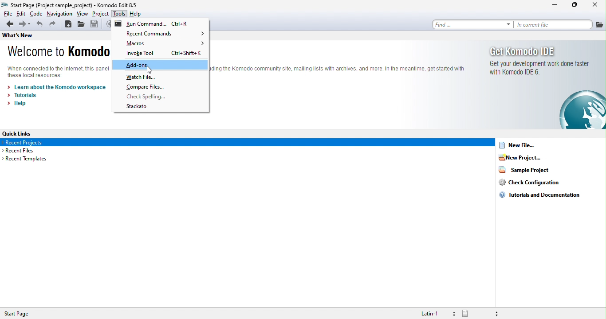 Image resolution: width=606 pixels, height=319 pixels. Describe the element at coordinates (249, 143) in the screenshot. I see `select option` at that location.